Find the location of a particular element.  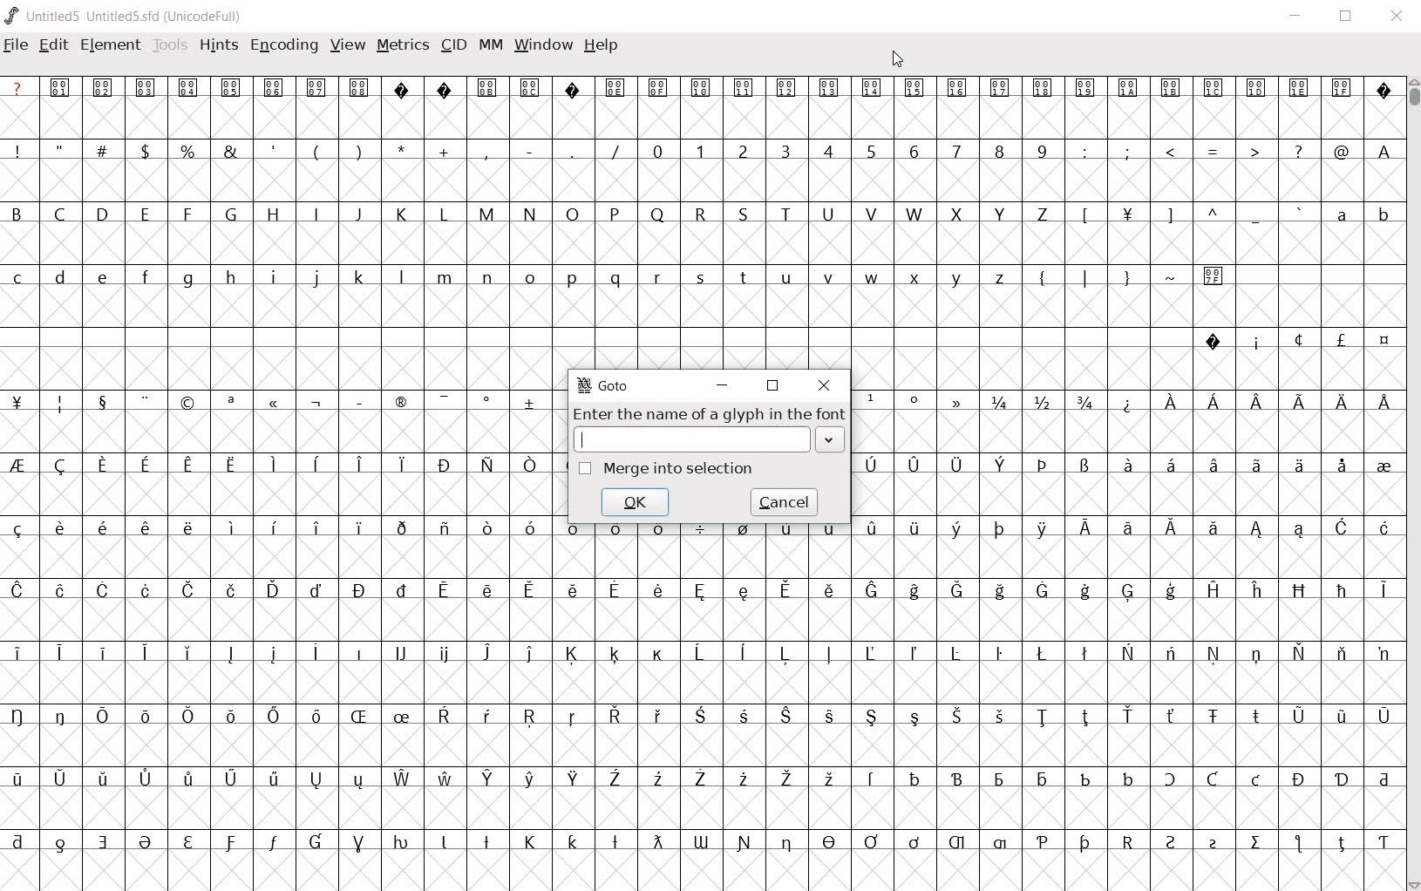

Symbol is located at coordinates (1211, 466).